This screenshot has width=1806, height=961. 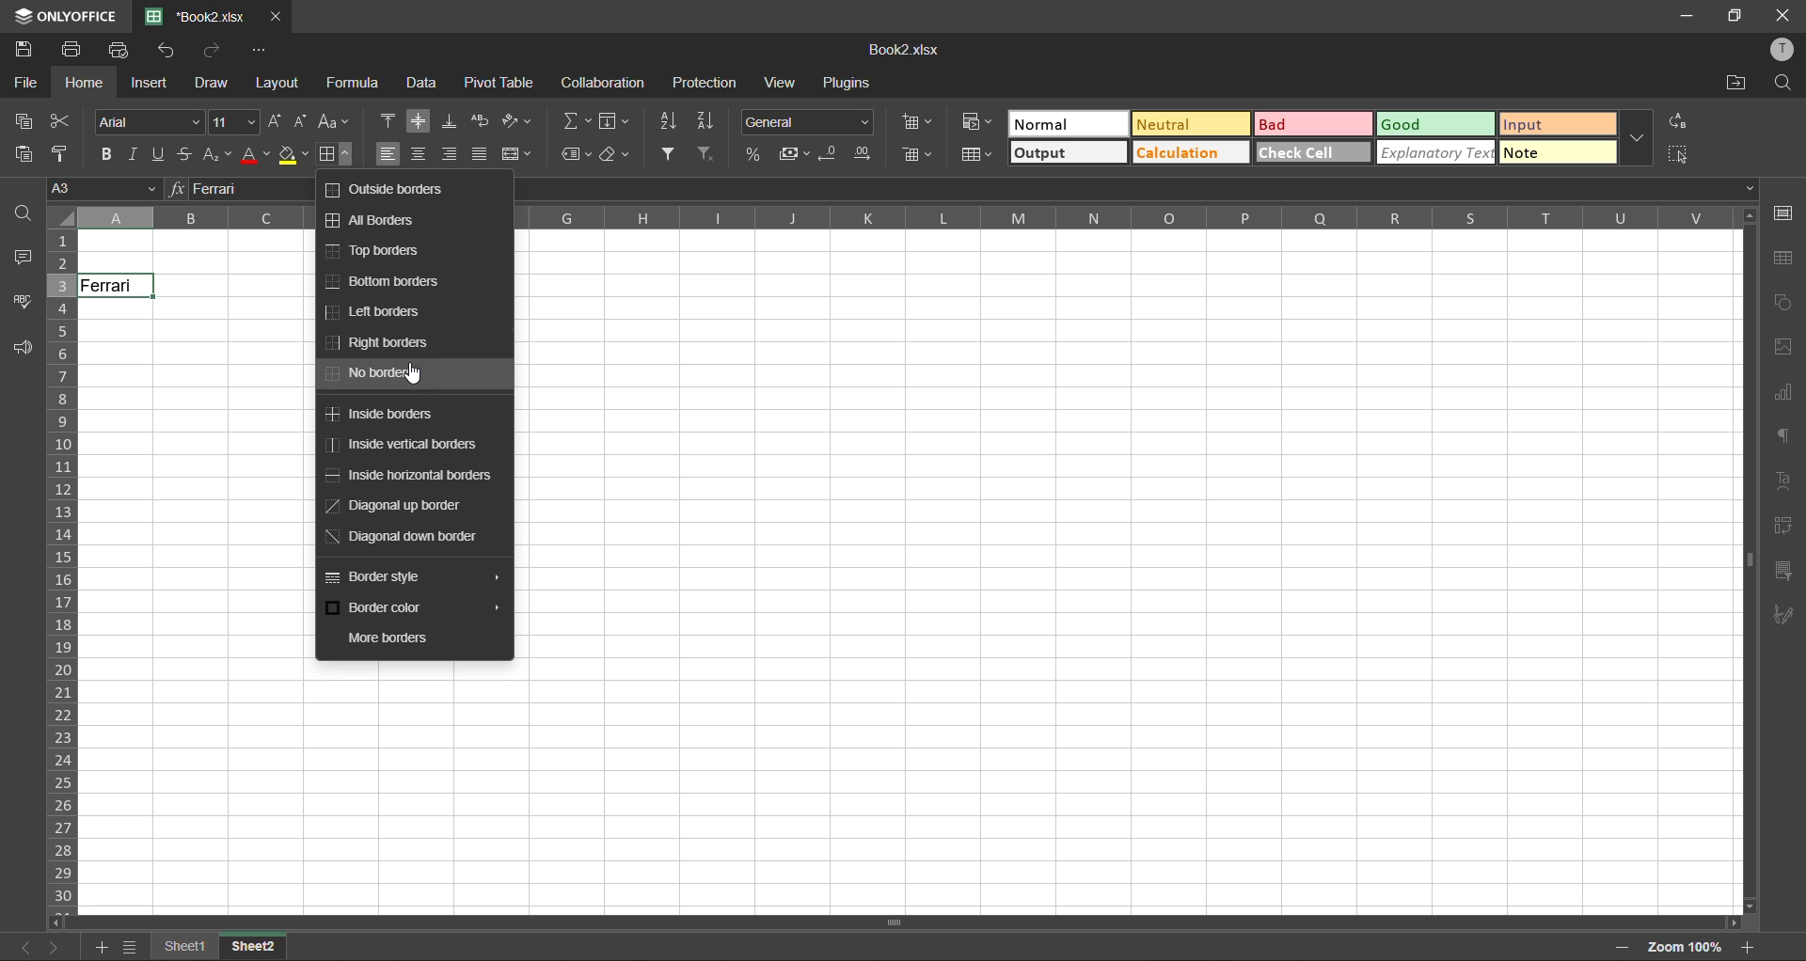 I want to click on profile, so click(x=1780, y=50).